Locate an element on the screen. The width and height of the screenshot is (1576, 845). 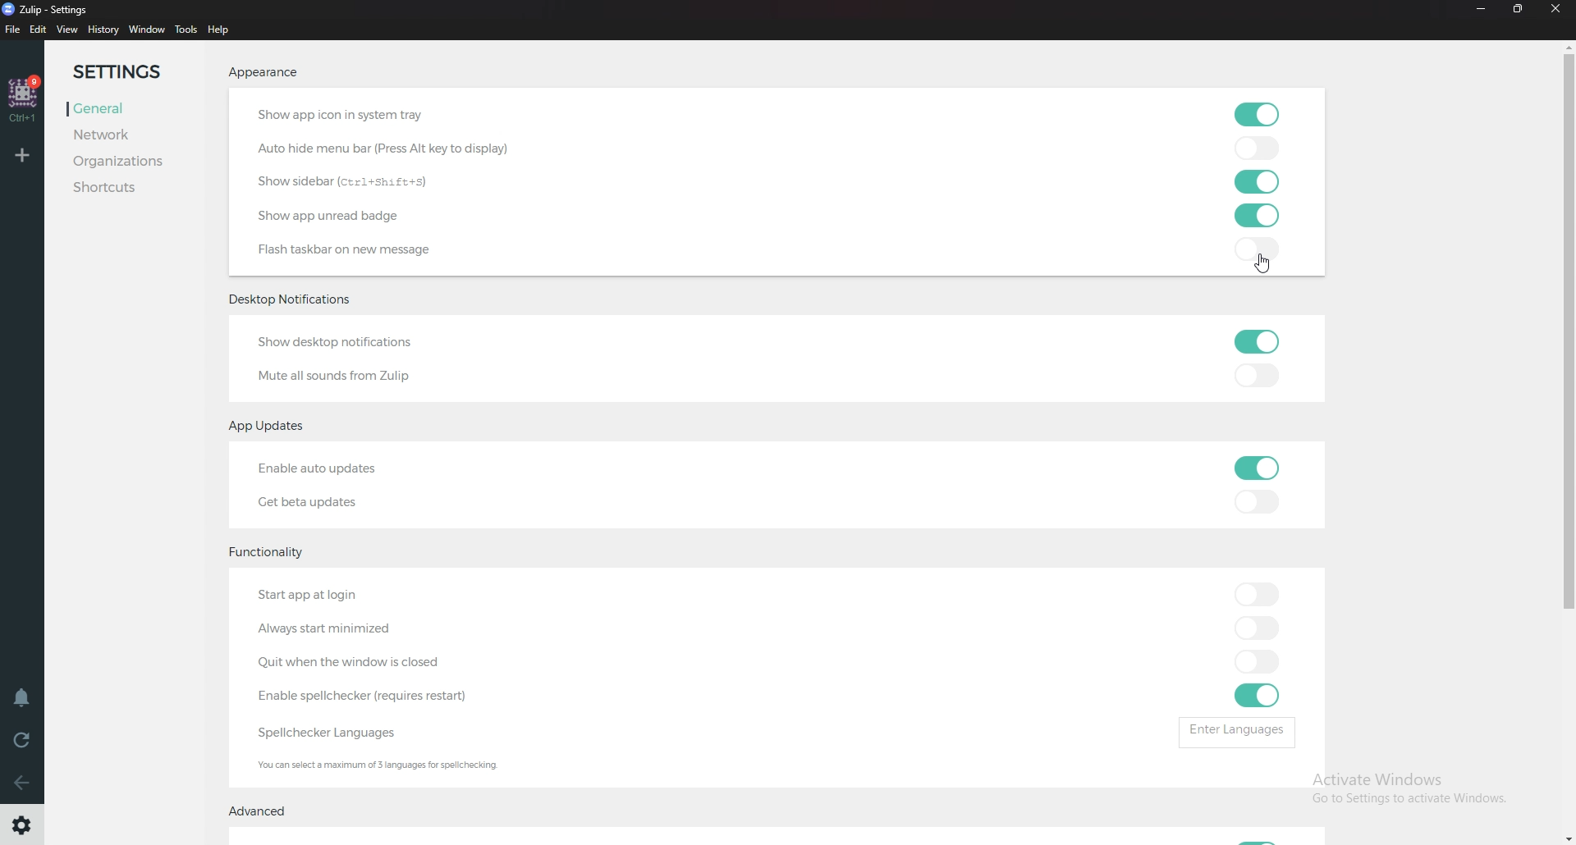
Home is located at coordinates (24, 97).